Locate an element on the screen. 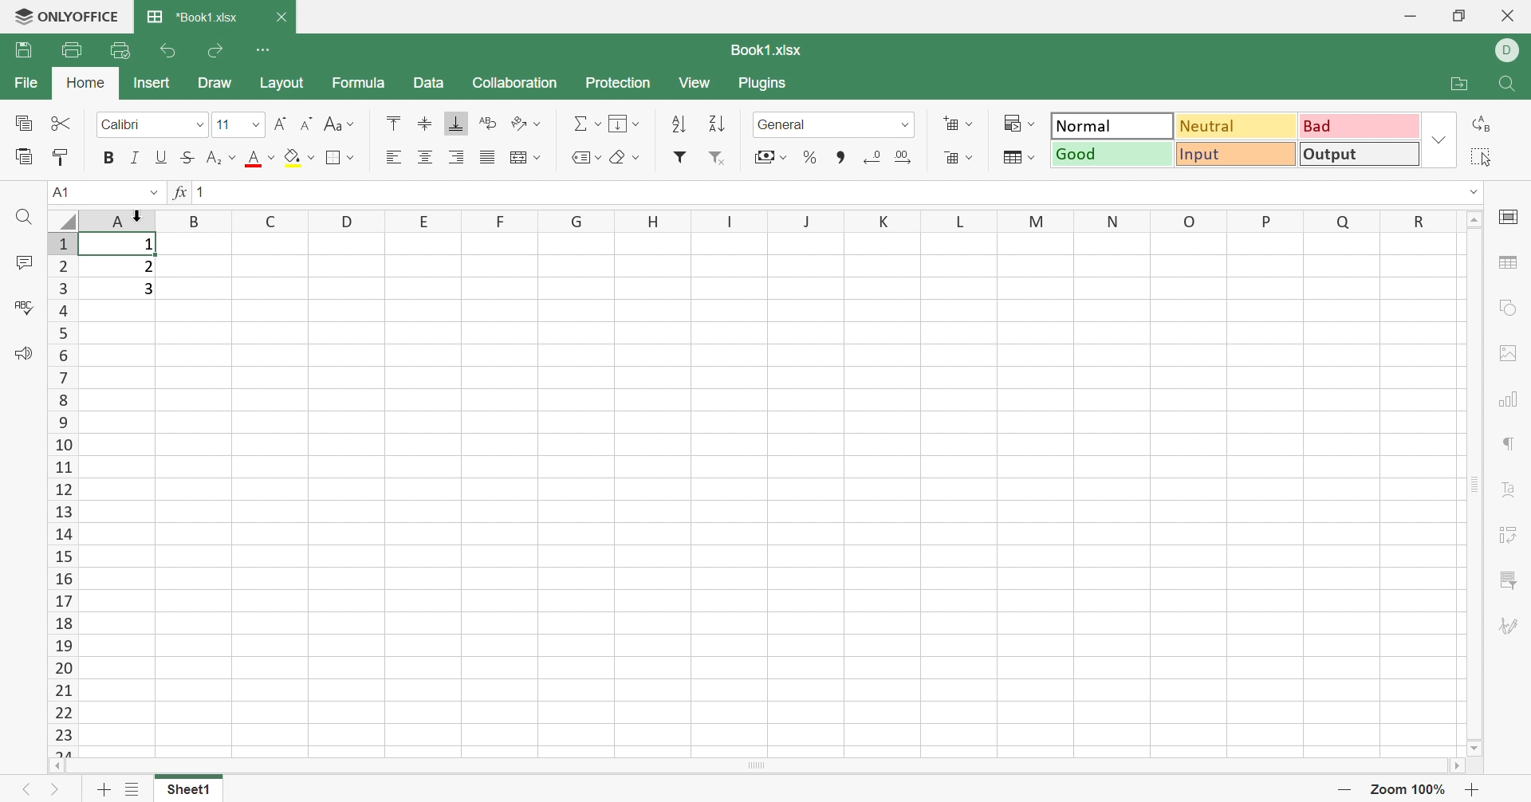 This screenshot has height=802, width=1531. Column names is located at coordinates (804, 221).